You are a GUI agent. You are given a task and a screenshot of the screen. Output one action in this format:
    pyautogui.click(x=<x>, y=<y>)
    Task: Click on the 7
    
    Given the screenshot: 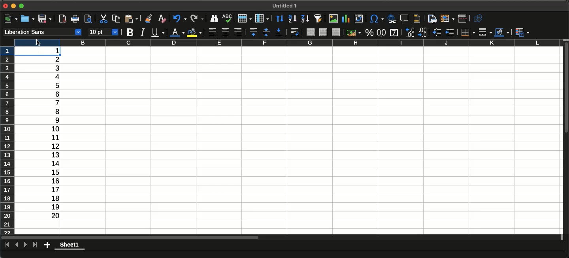 What is the action you would take?
    pyautogui.click(x=52, y=103)
    